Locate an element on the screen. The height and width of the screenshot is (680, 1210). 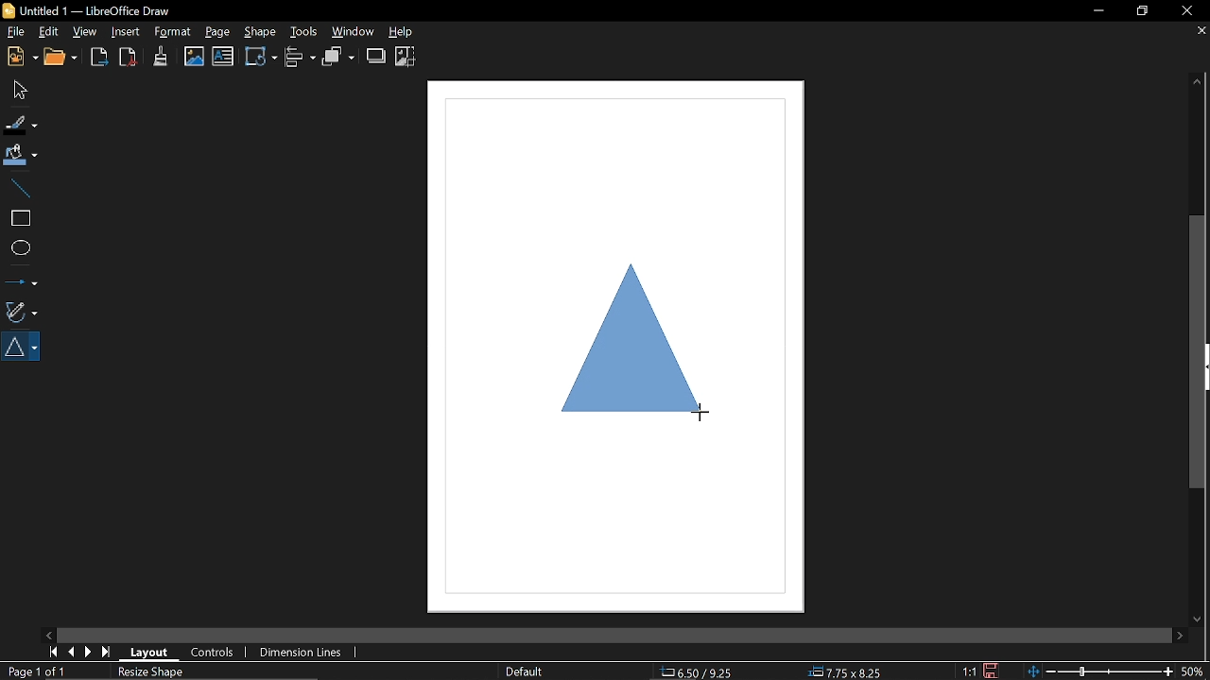
Page is located at coordinates (217, 32).